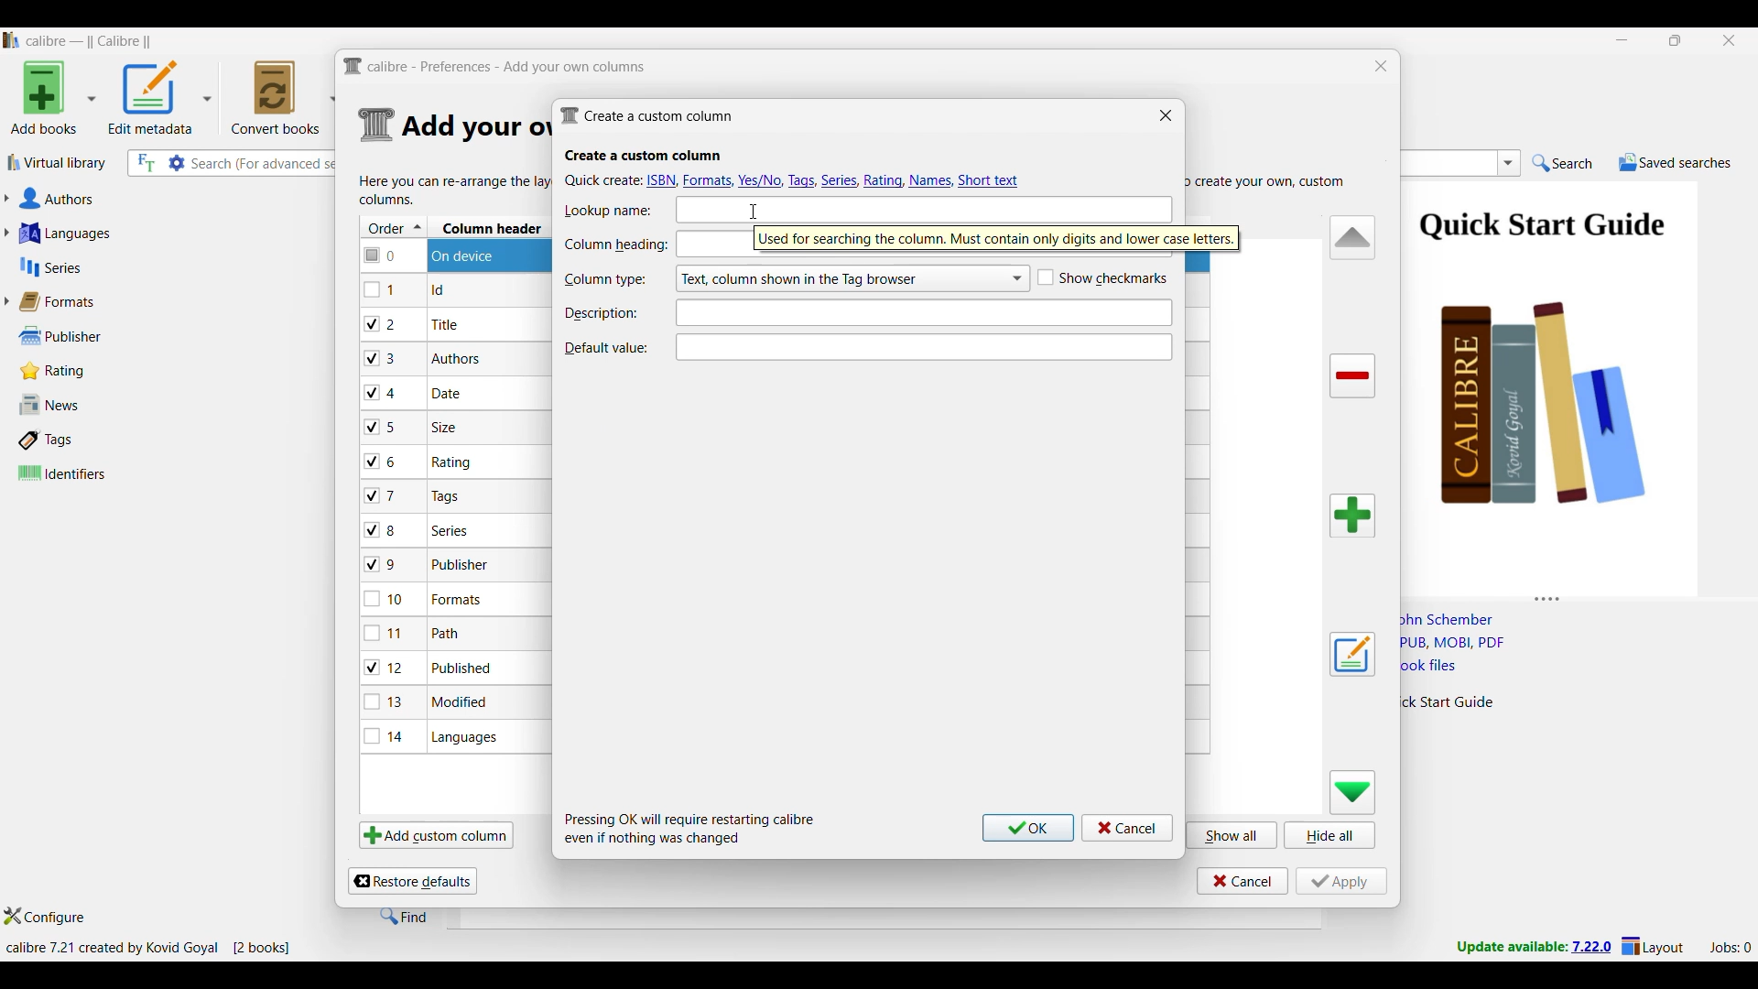  Describe the element at coordinates (382, 289) in the screenshot. I see `checkbox - 1` at that location.